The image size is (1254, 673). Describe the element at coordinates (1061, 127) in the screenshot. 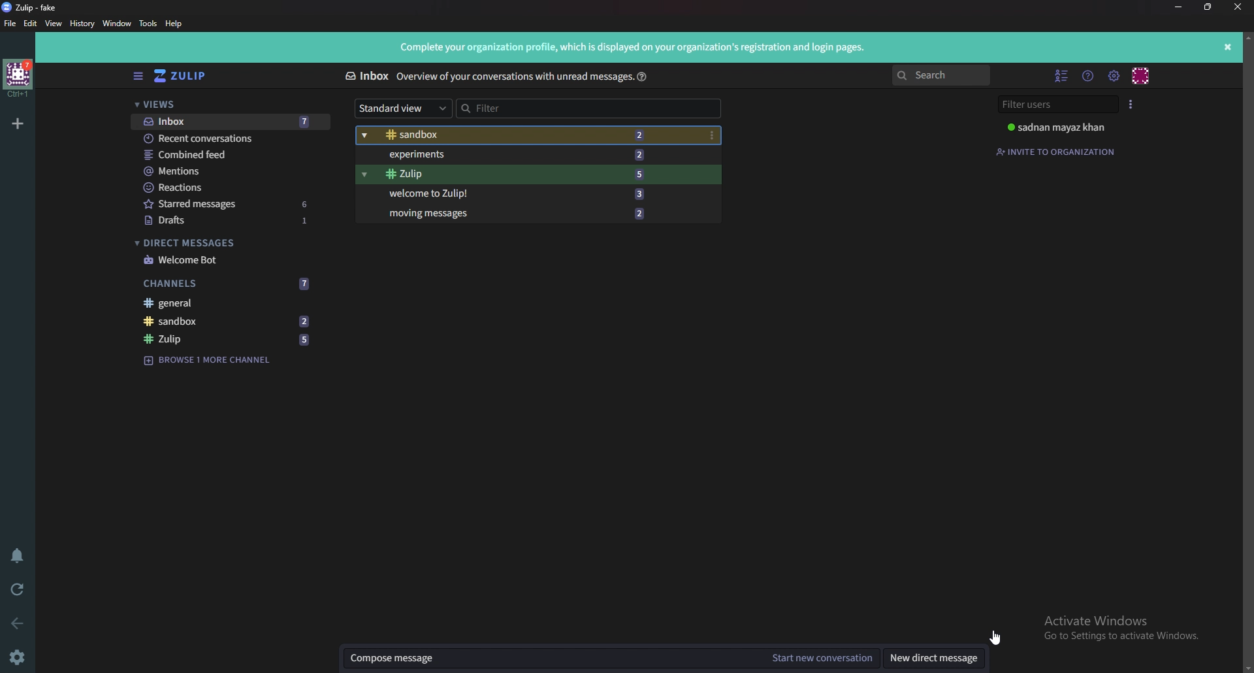

I see `User` at that location.